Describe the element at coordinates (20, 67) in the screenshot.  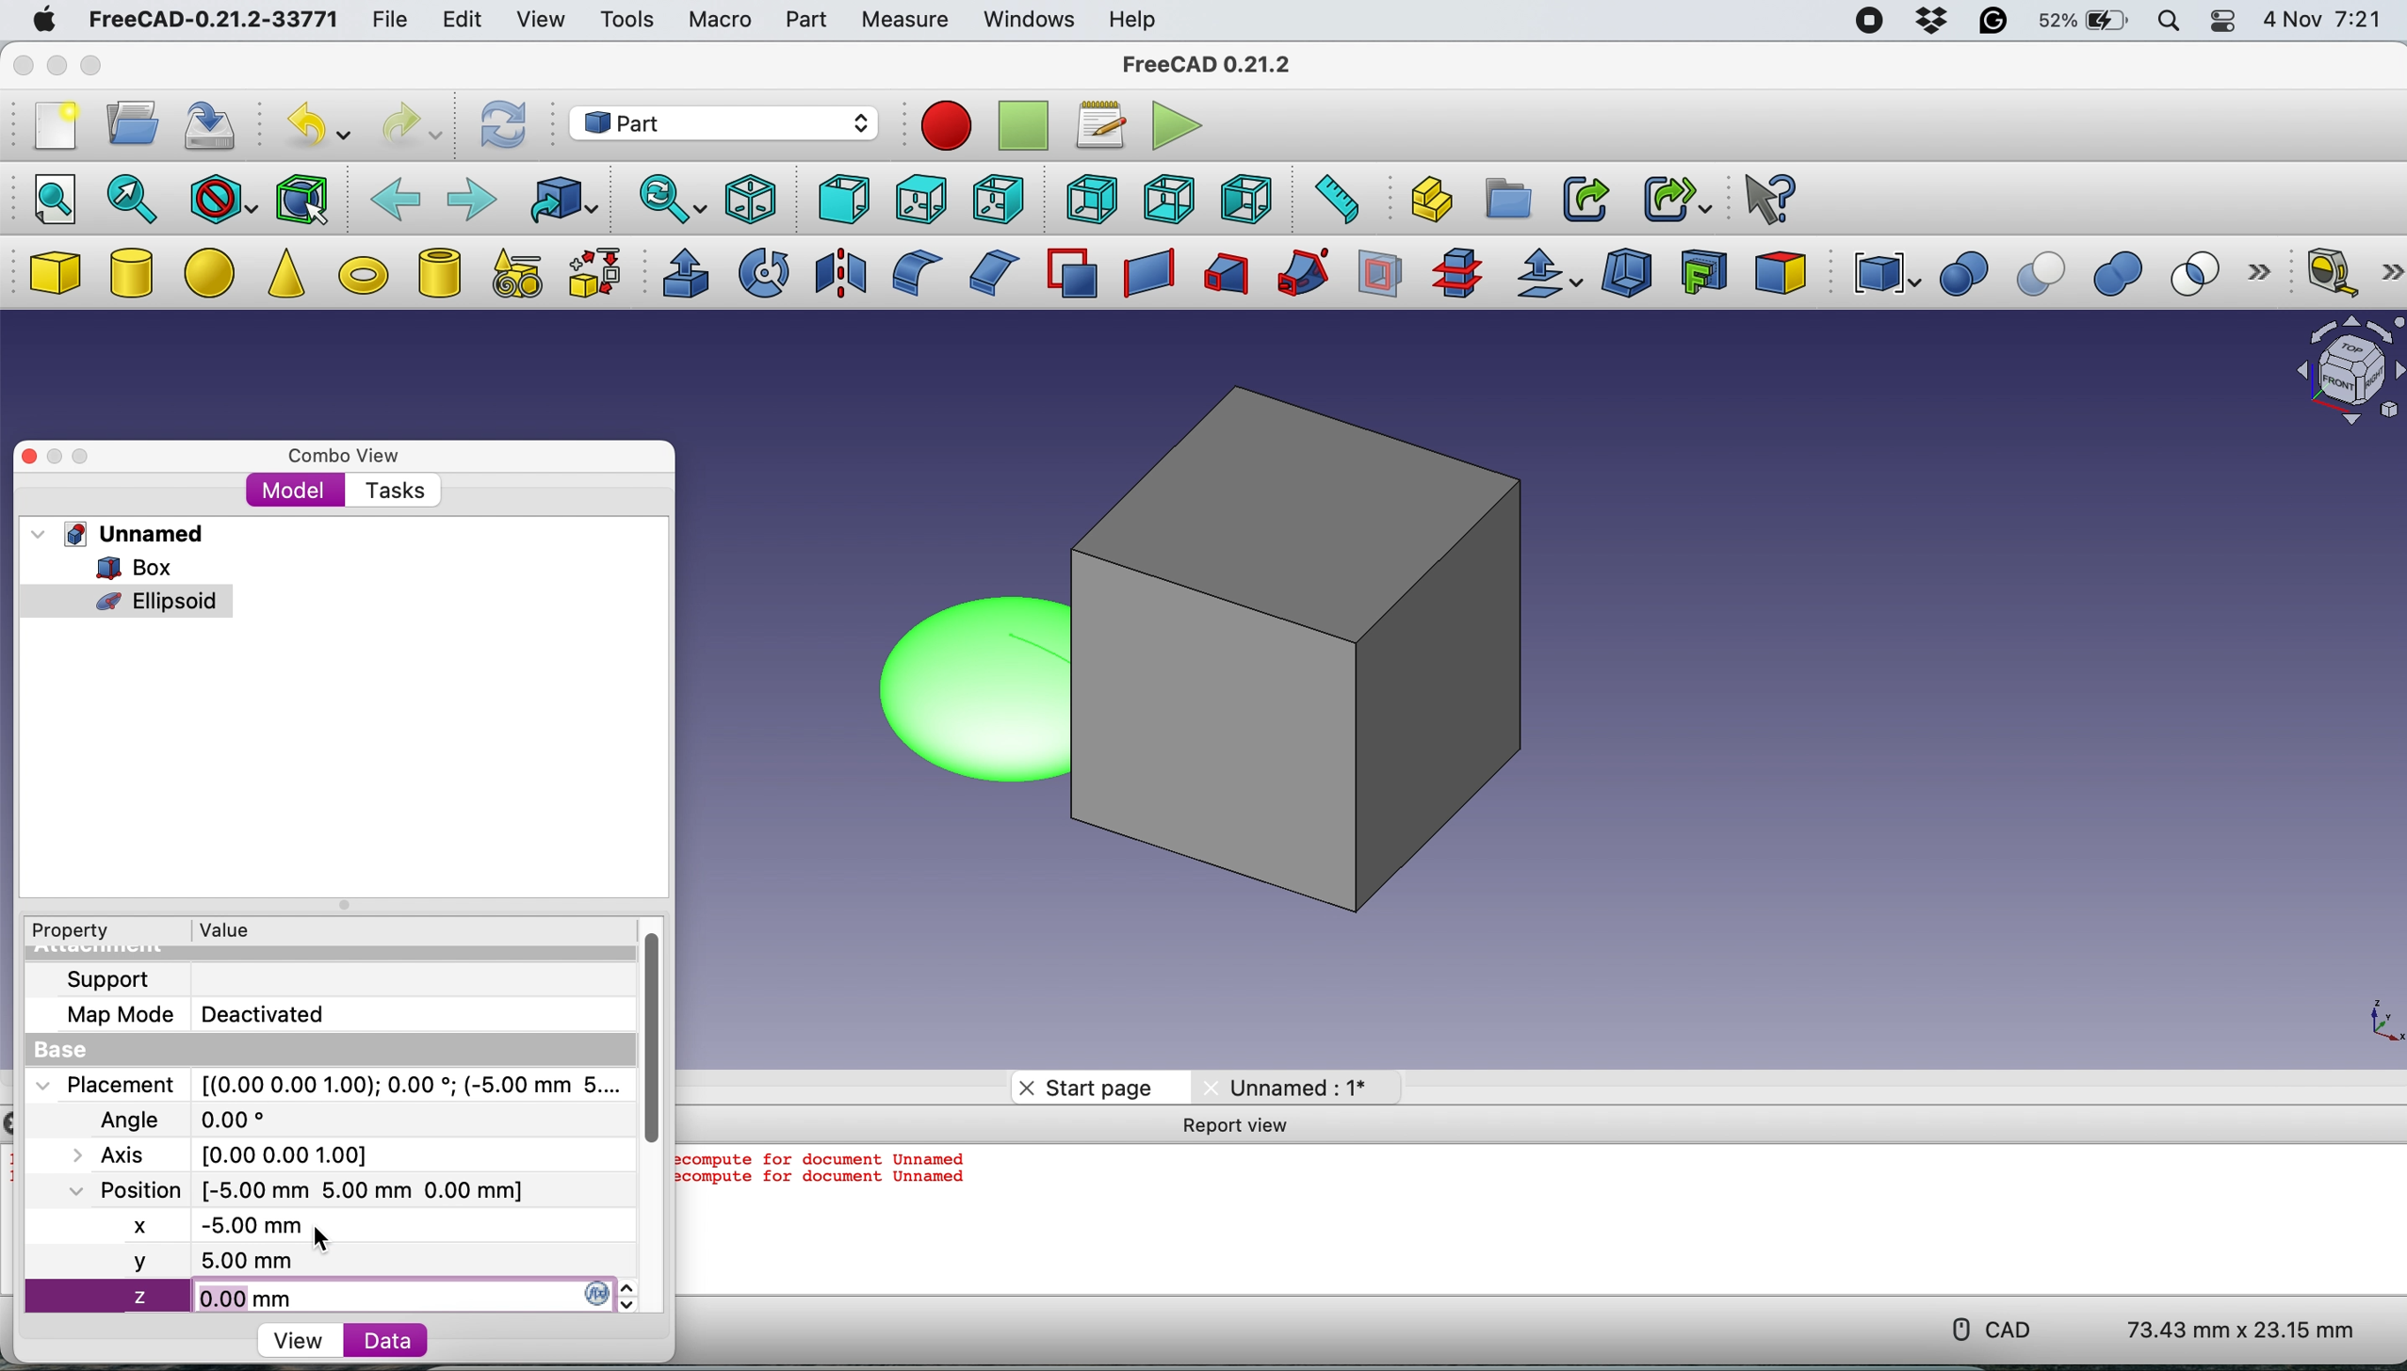
I see `close` at that location.